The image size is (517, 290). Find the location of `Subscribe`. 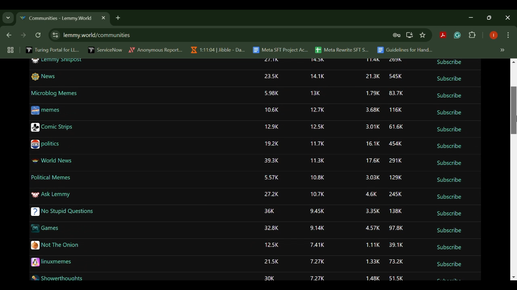

Subscribe is located at coordinates (450, 231).